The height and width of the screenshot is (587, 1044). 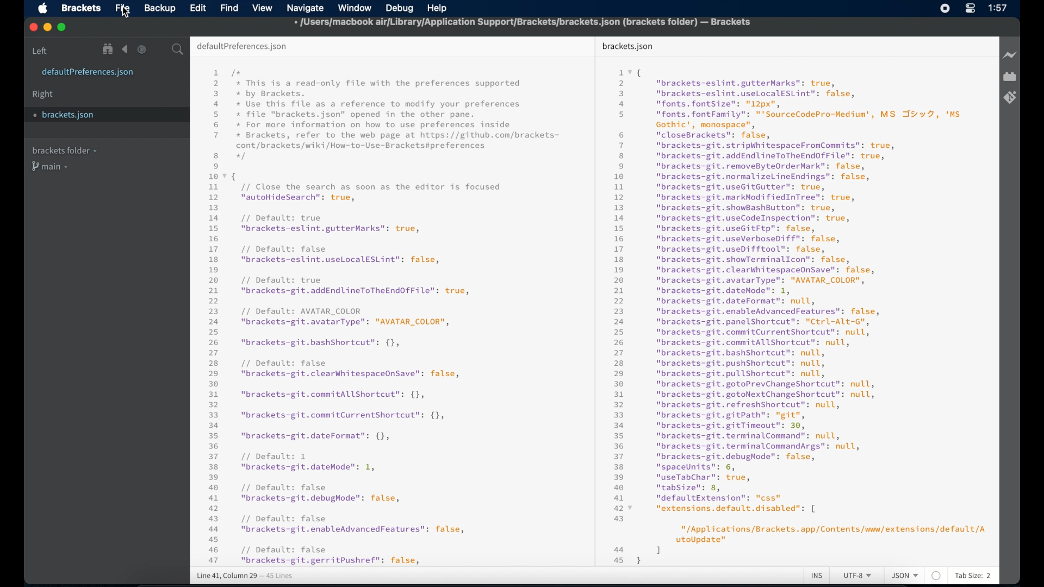 What do you see at coordinates (437, 8) in the screenshot?
I see `help` at bounding box center [437, 8].